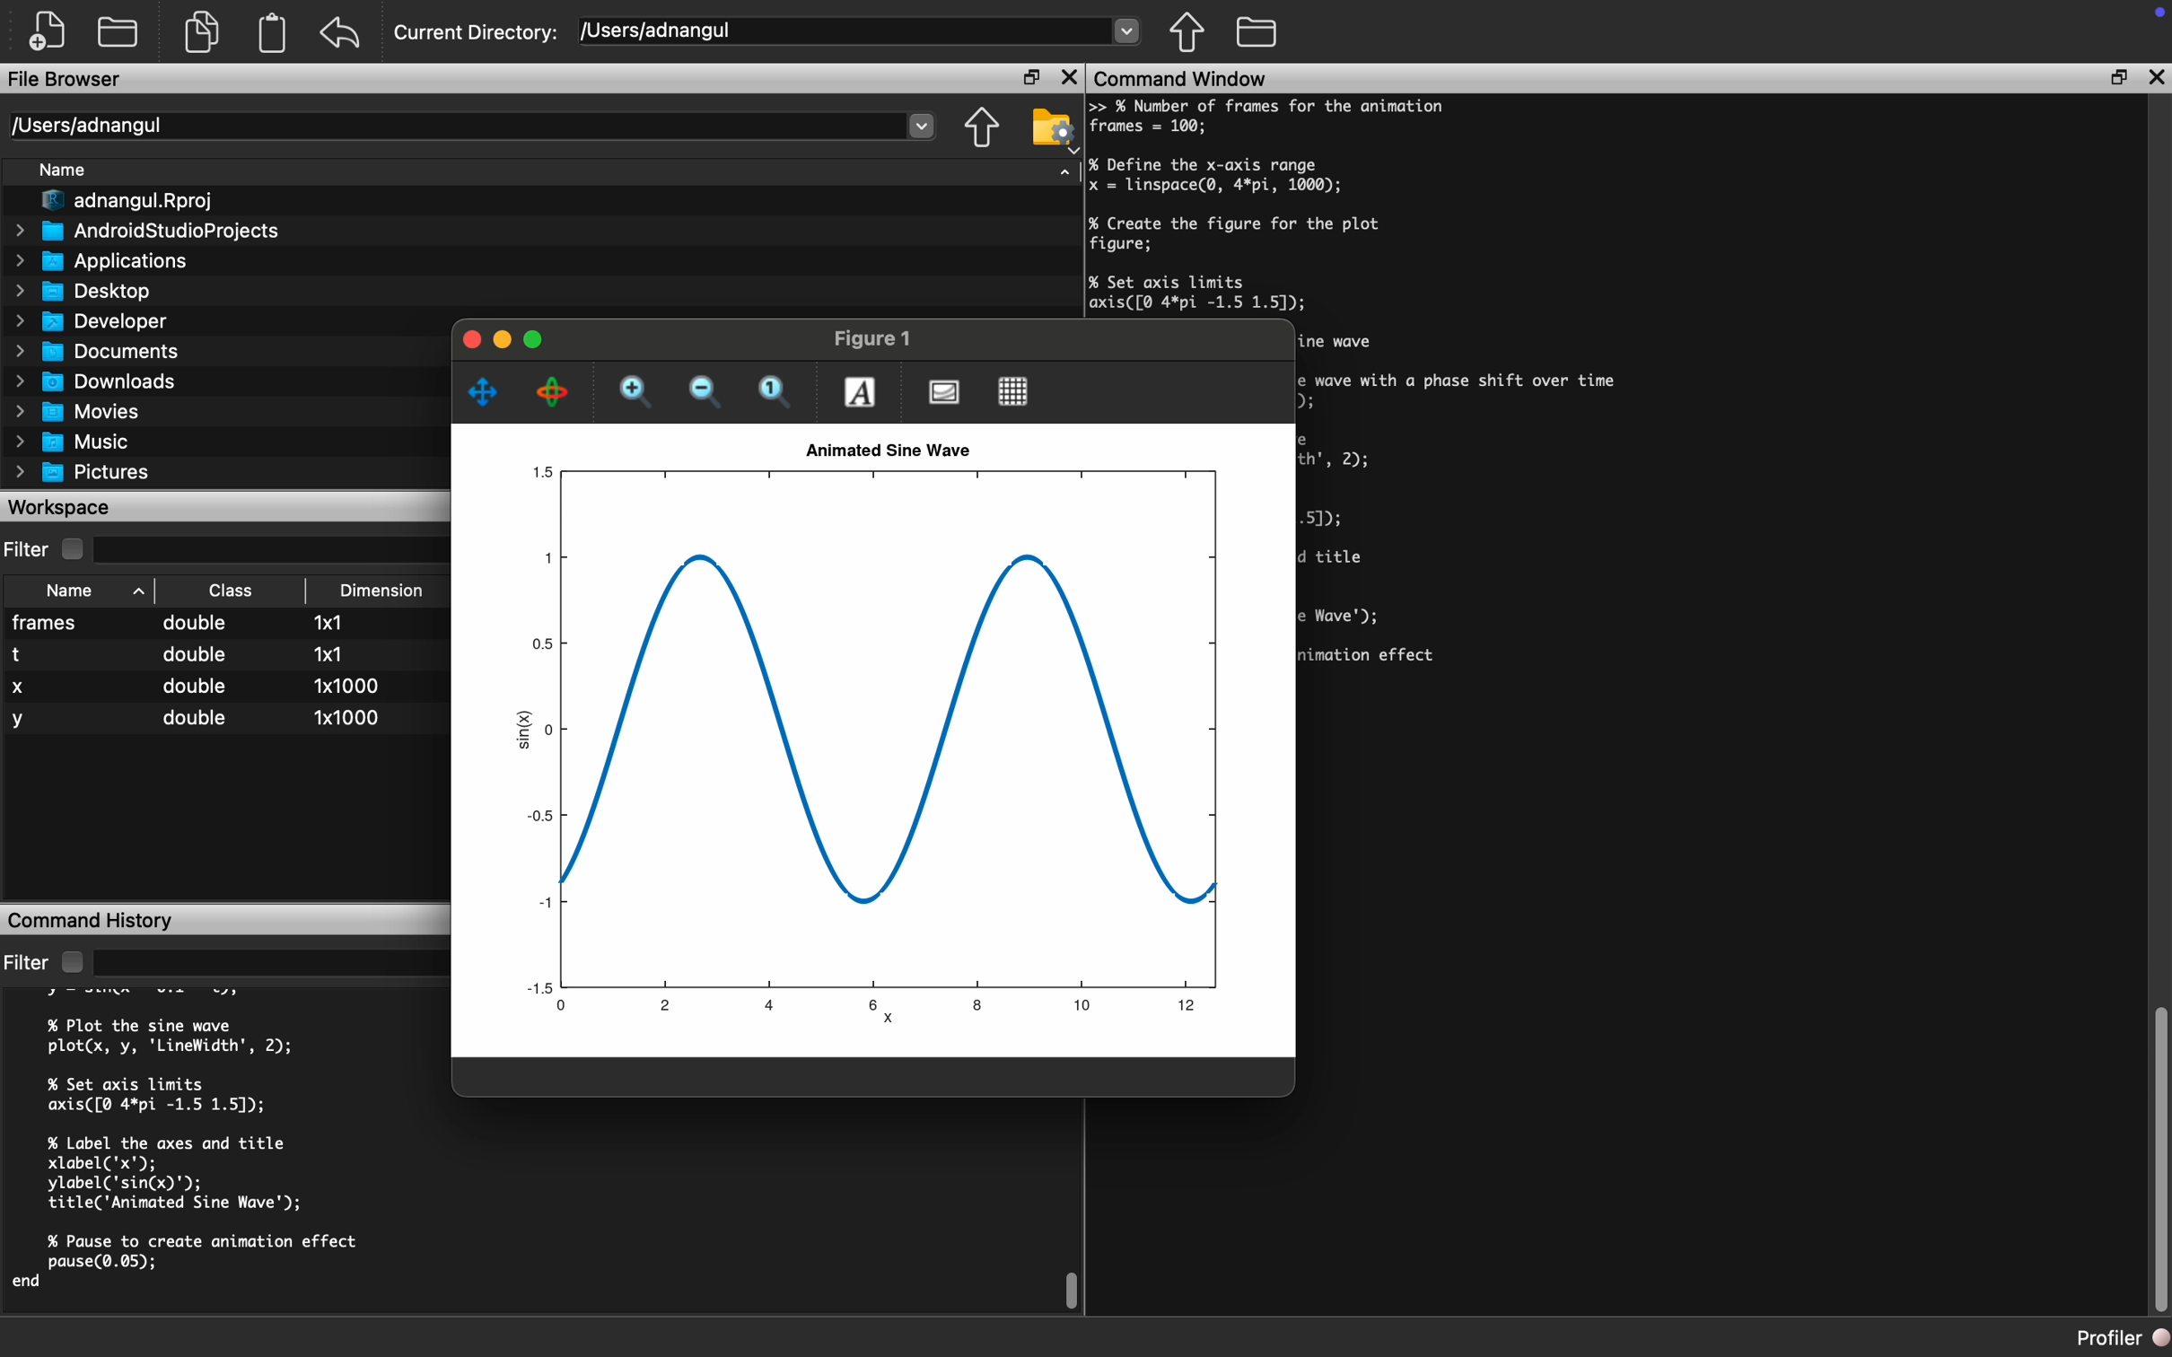 Image resolution: width=2172 pixels, height=1357 pixels. Describe the element at coordinates (46, 29) in the screenshot. I see `New File` at that location.